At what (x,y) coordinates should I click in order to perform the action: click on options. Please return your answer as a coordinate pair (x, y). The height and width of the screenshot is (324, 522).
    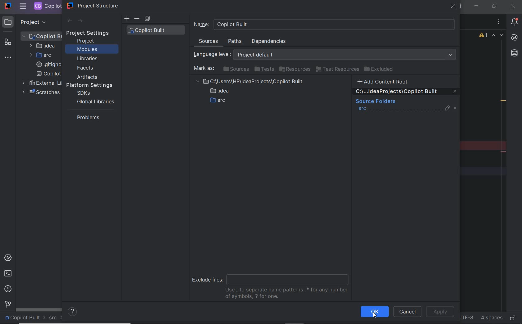
    Looking at the image, I should click on (499, 23).